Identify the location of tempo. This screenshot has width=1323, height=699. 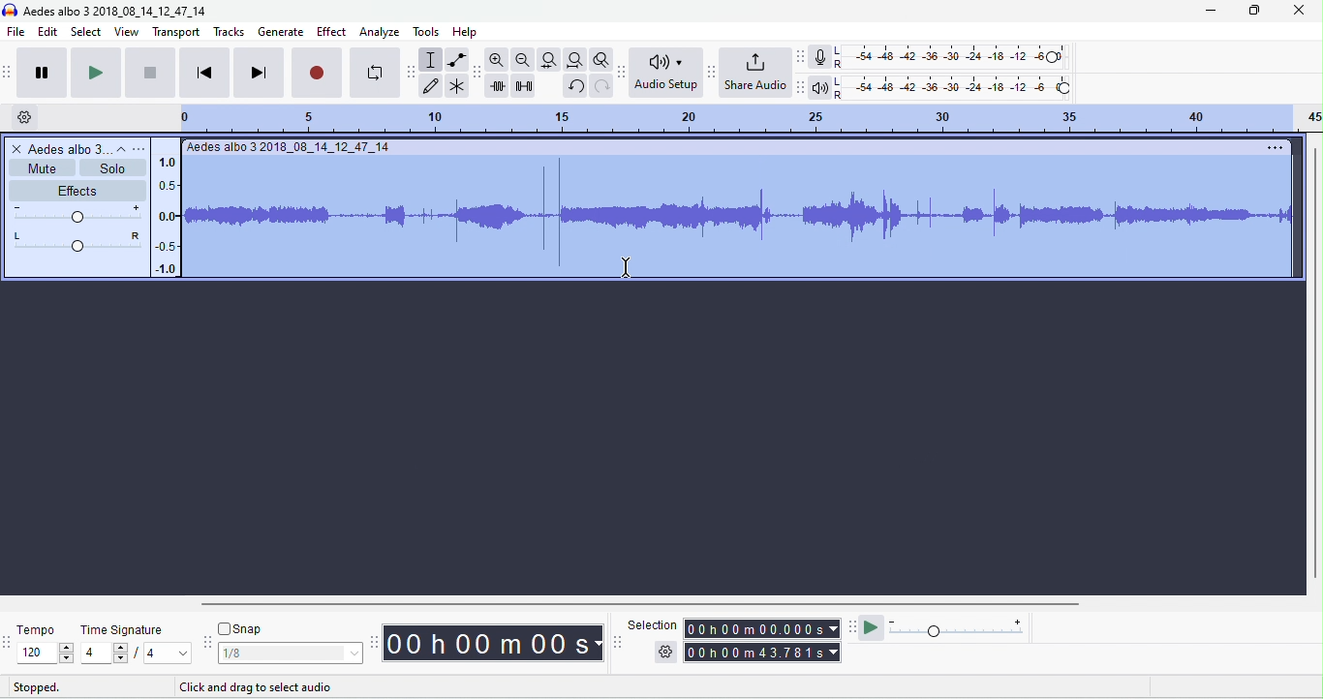
(37, 628).